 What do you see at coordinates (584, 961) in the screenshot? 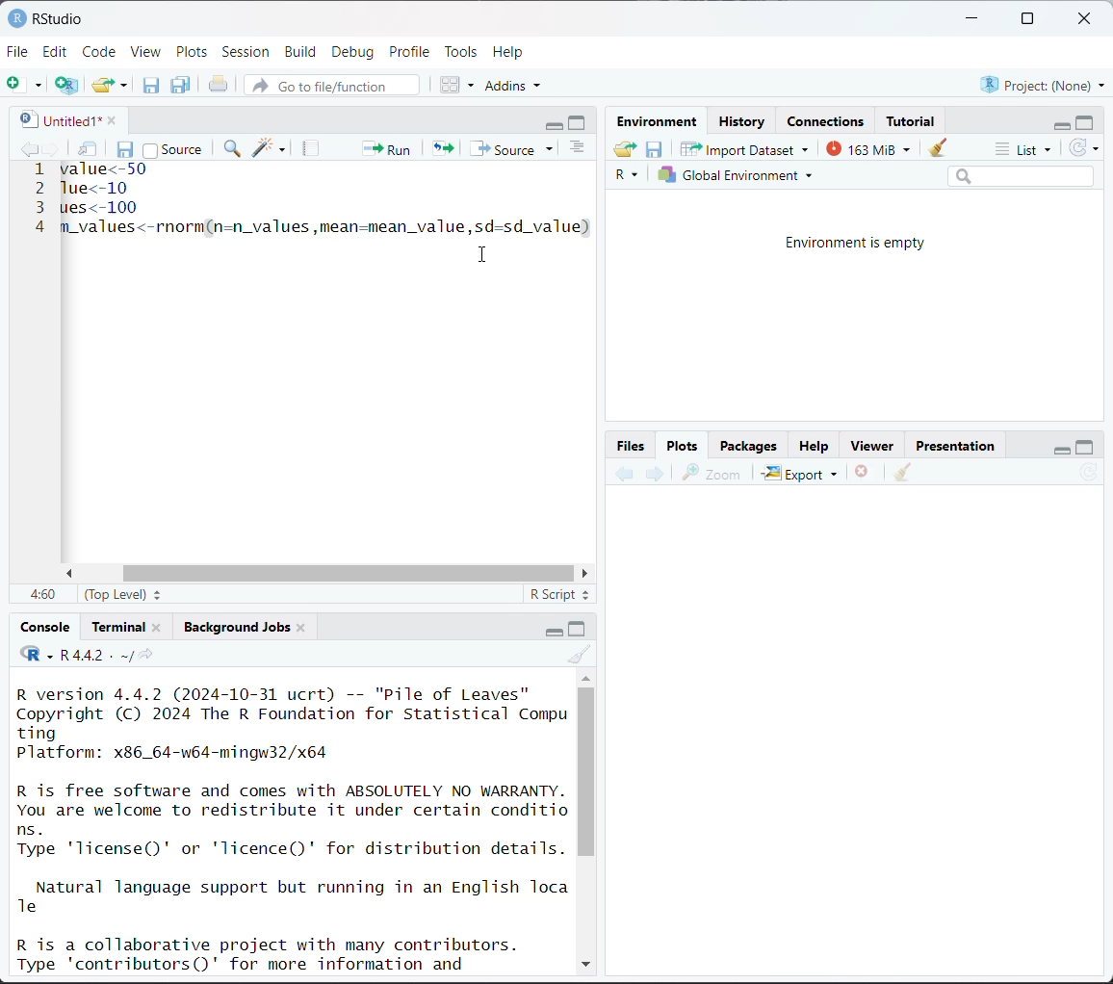
I see `down` at bounding box center [584, 961].